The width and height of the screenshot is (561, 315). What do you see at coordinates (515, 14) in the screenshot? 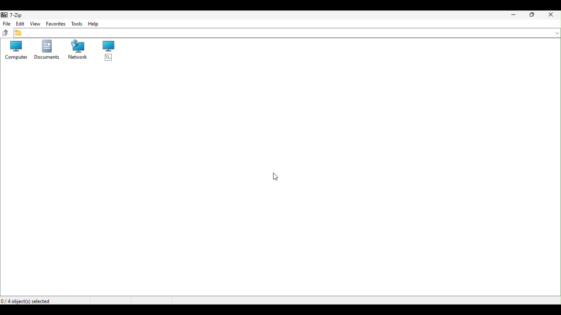
I see `Minimize` at bounding box center [515, 14].